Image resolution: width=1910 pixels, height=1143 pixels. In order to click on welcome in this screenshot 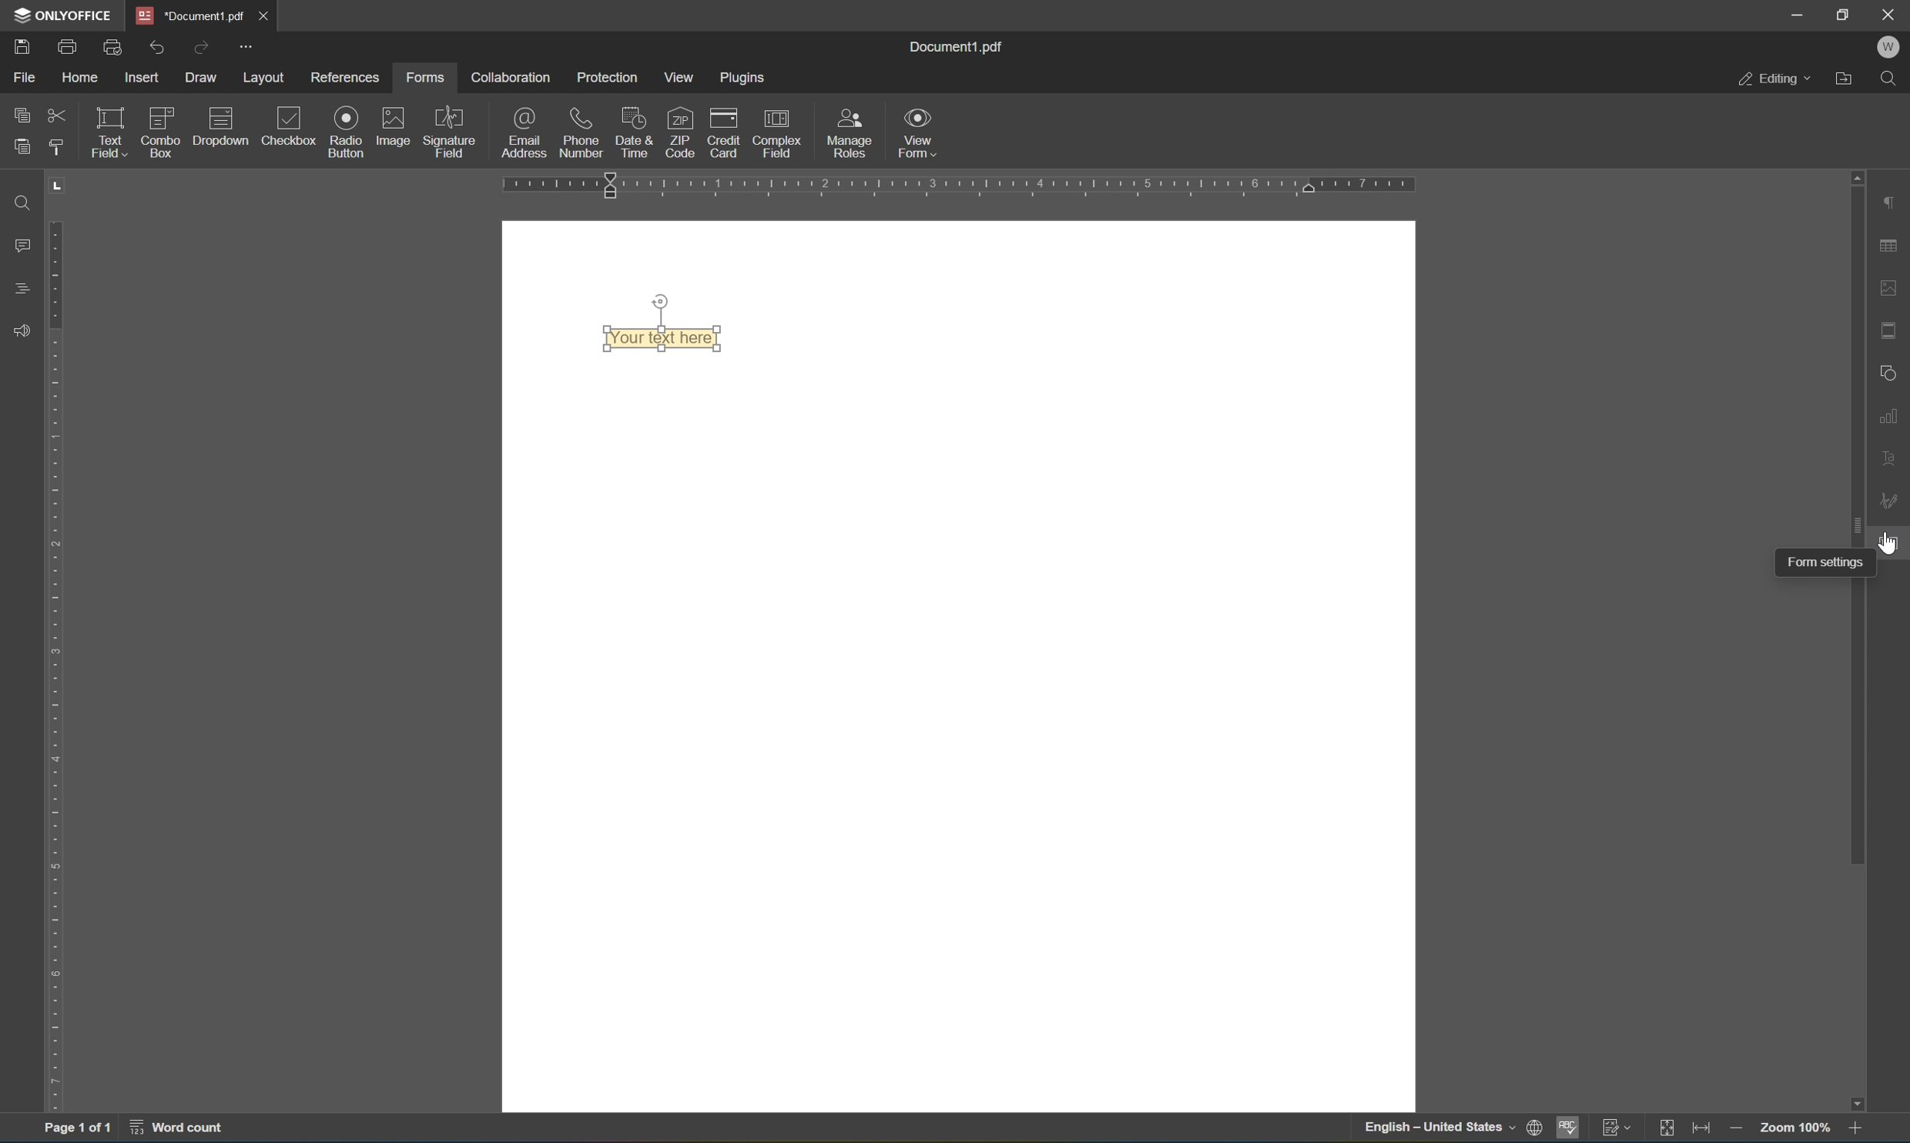, I will do `click(1888, 48)`.